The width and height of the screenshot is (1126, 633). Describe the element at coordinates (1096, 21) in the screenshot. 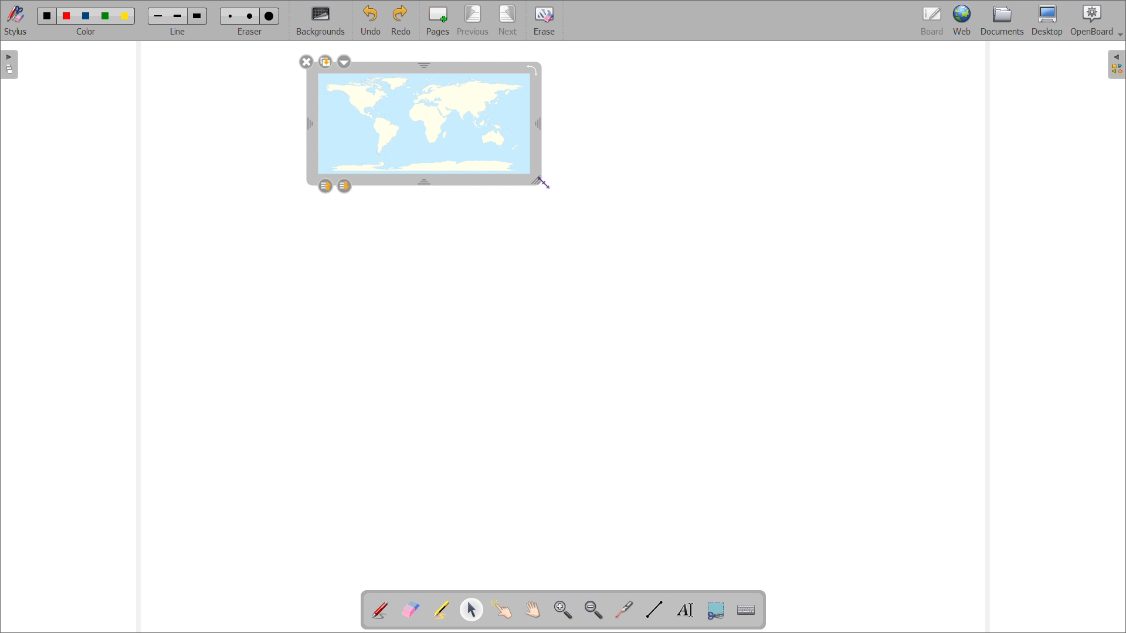

I see `openboard settings` at that location.